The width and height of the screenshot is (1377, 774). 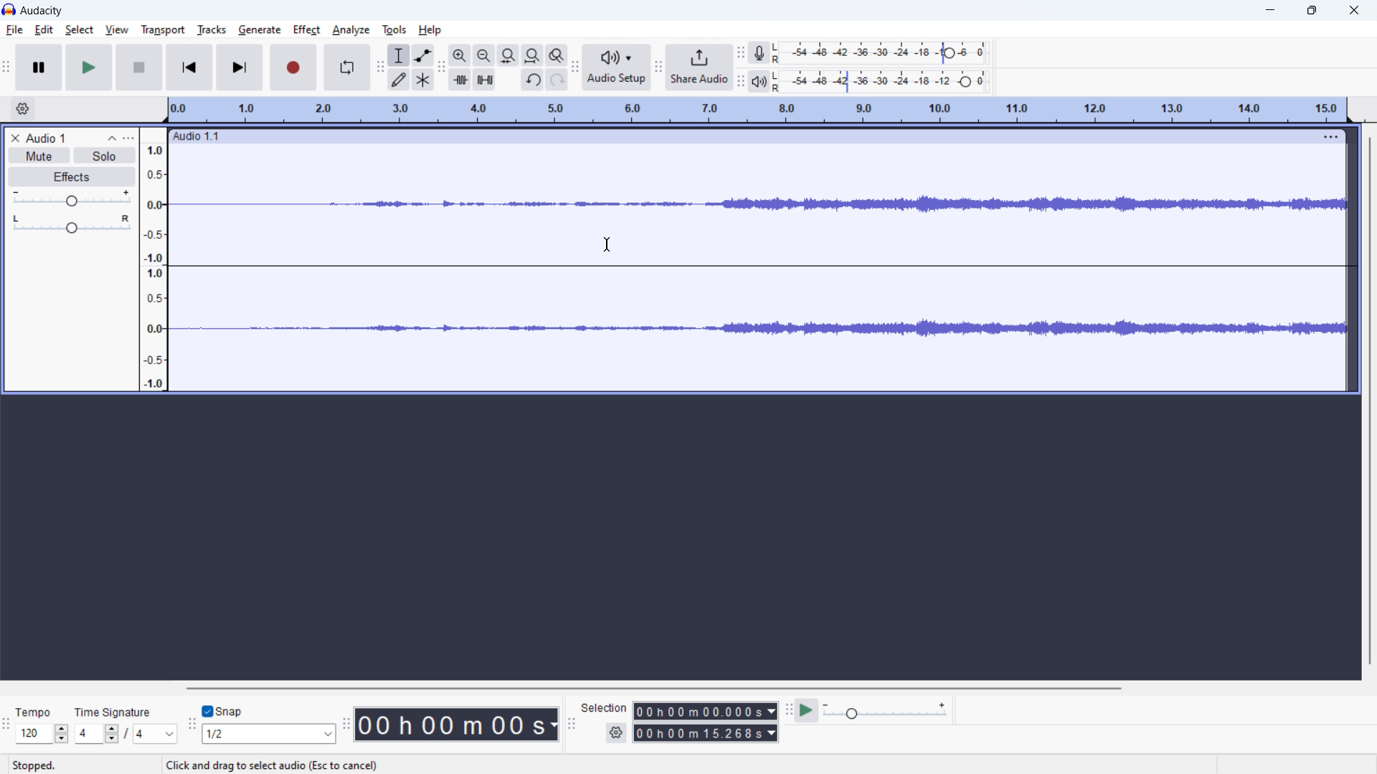 I want to click on envelop tool, so click(x=423, y=55).